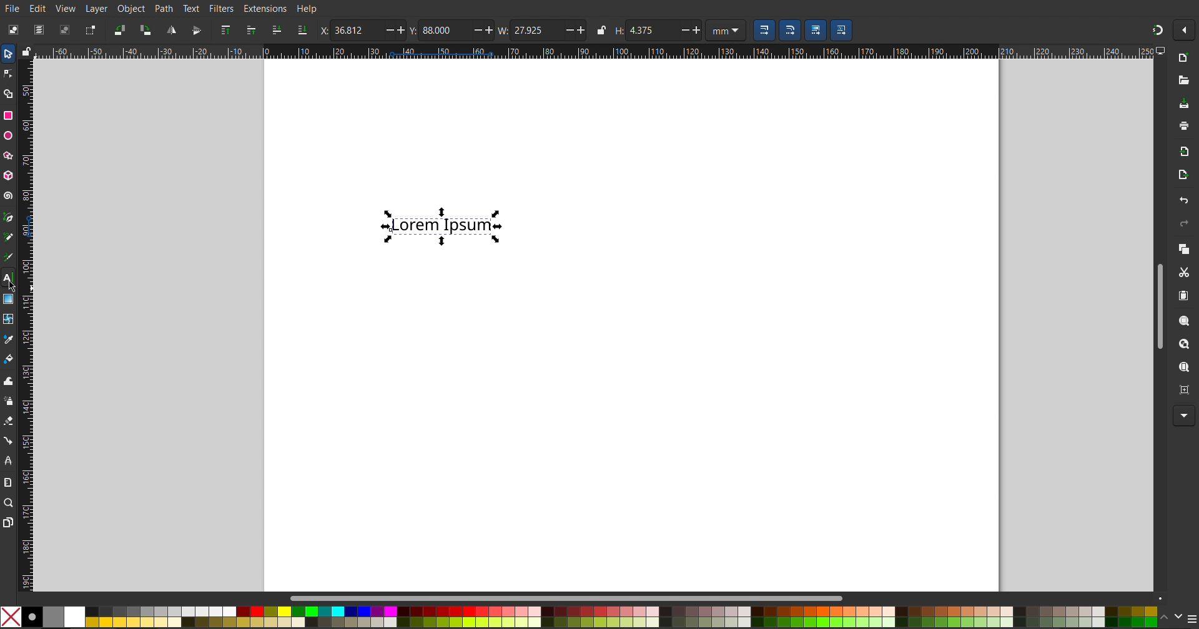  Describe the element at coordinates (171, 30) in the screenshot. I see `Flip Horizontal ` at that location.